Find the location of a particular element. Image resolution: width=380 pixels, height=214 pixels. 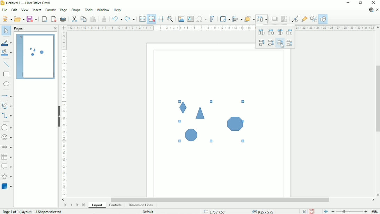

Zoom factor is located at coordinates (375, 211).